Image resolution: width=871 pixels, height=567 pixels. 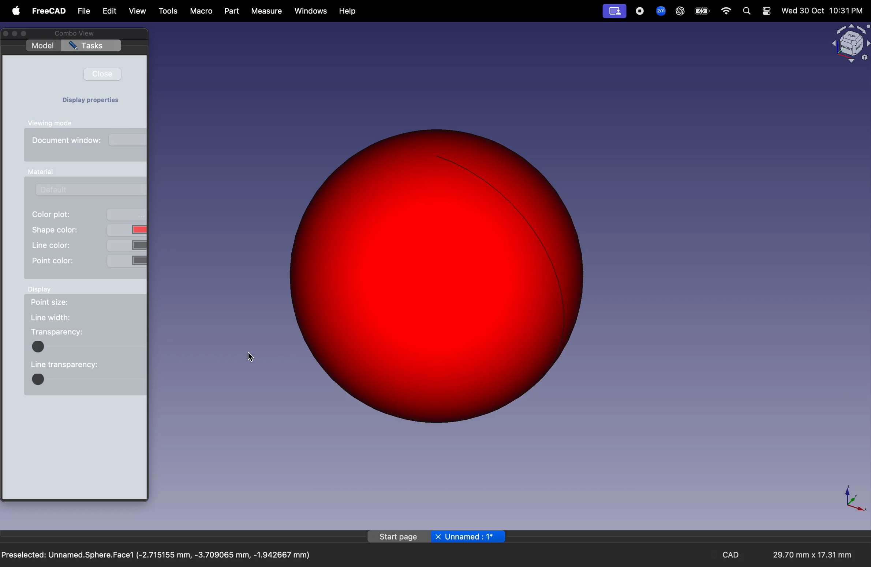 What do you see at coordinates (88, 380) in the screenshot?
I see `code` at bounding box center [88, 380].